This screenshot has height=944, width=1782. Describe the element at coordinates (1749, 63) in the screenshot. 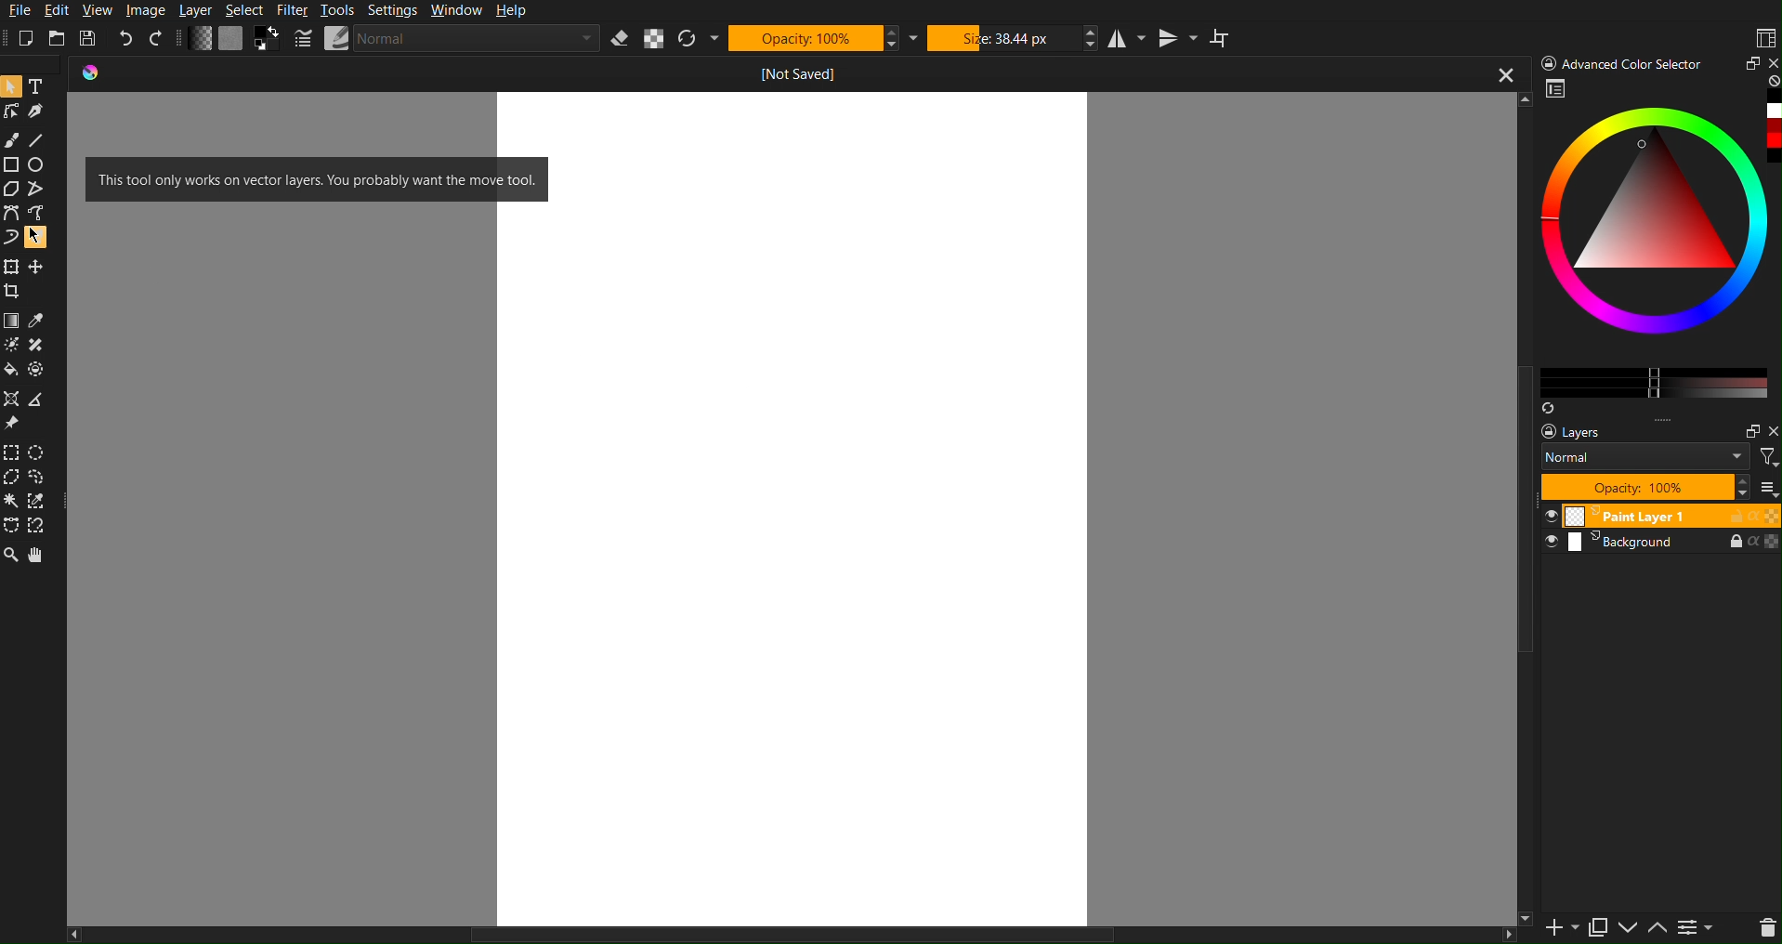

I see `minimize` at that location.